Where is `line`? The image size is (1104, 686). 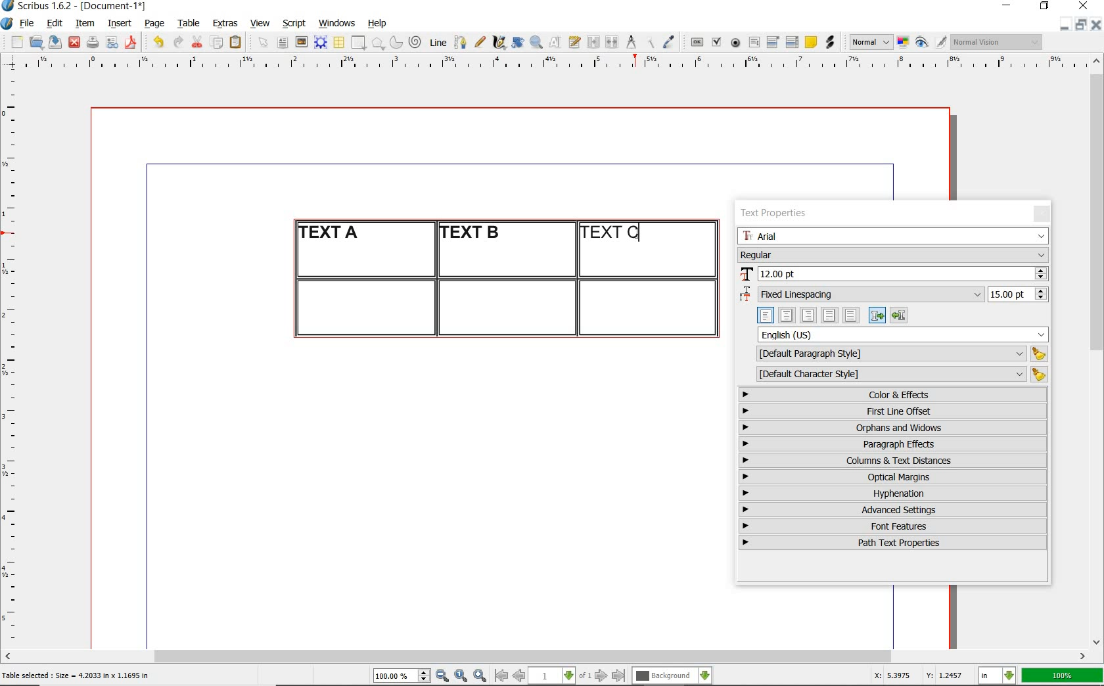
line is located at coordinates (436, 42).